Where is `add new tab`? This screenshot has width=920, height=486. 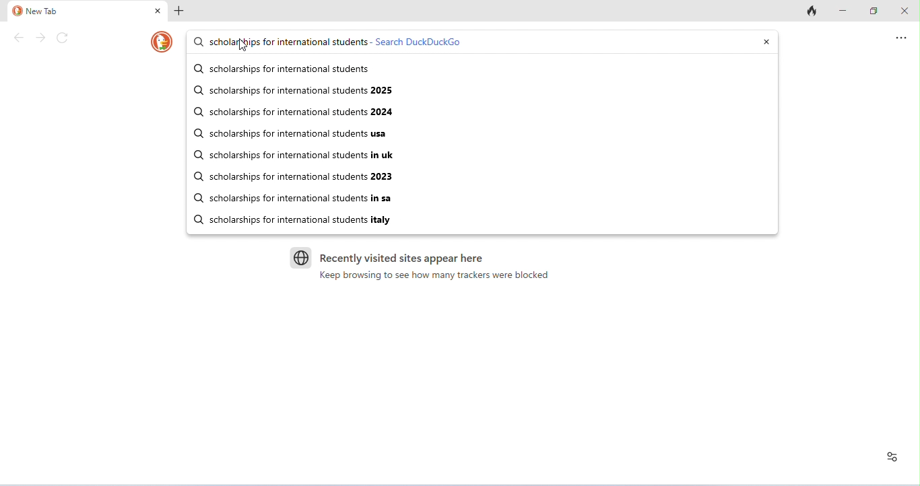 add new tab is located at coordinates (180, 12).